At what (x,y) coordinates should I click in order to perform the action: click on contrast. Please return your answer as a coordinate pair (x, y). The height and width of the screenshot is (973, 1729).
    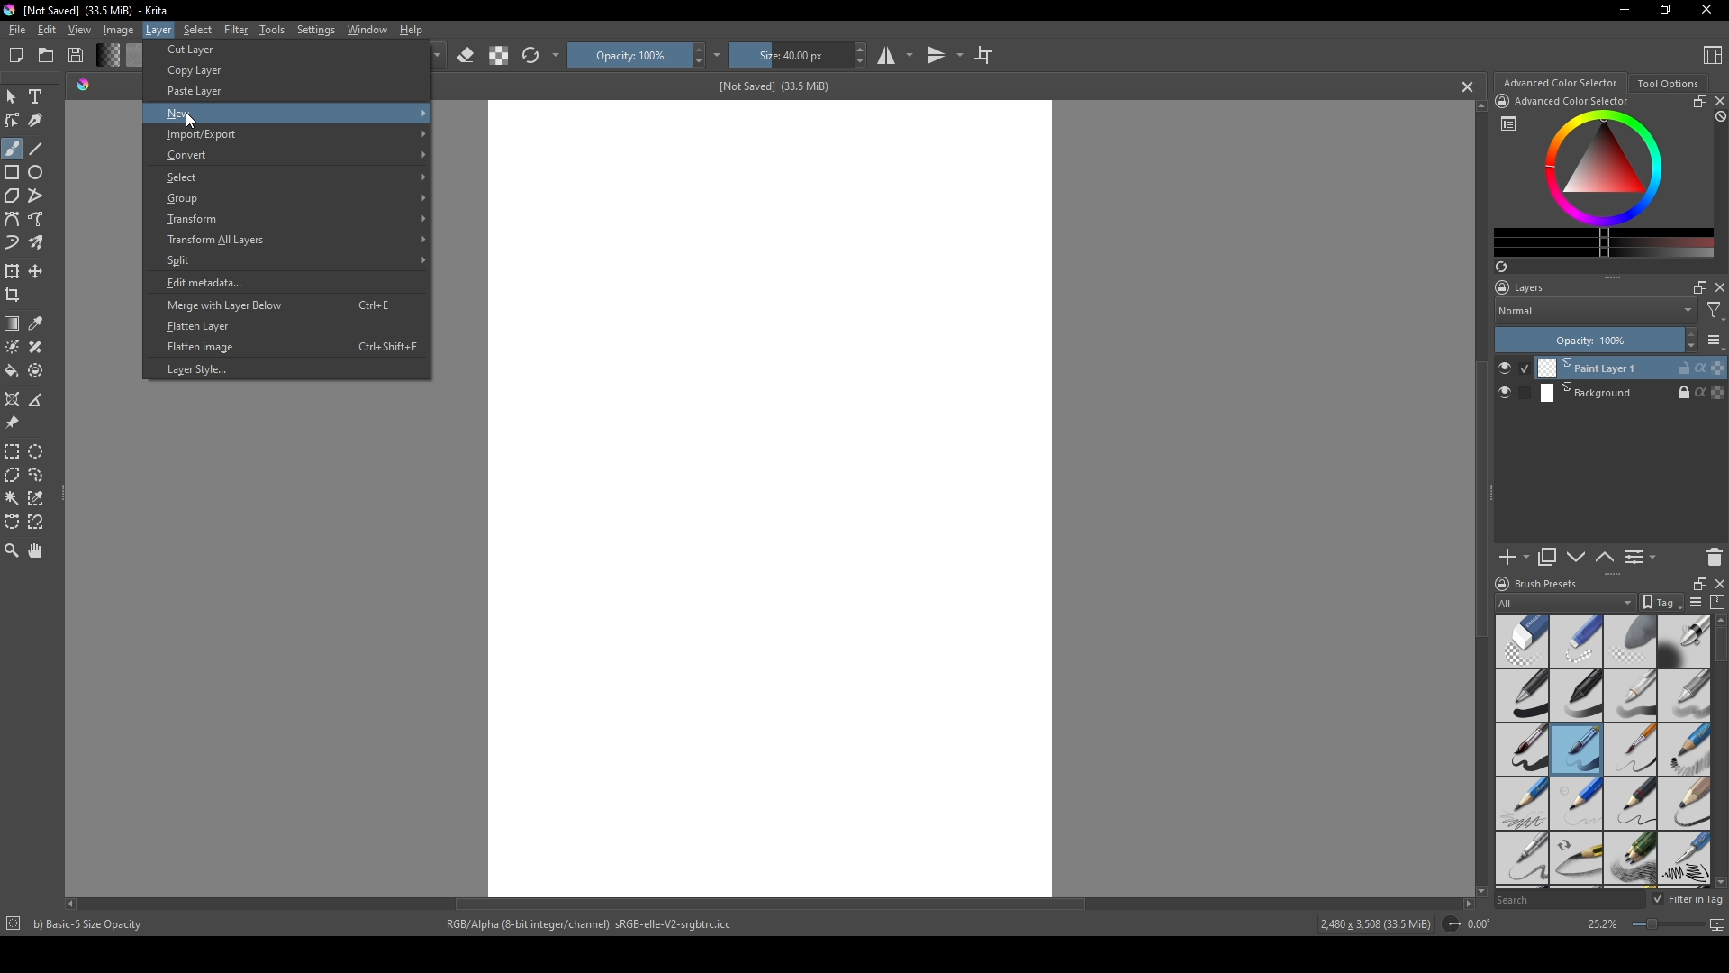
    Looking at the image, I should click on (498, 55).